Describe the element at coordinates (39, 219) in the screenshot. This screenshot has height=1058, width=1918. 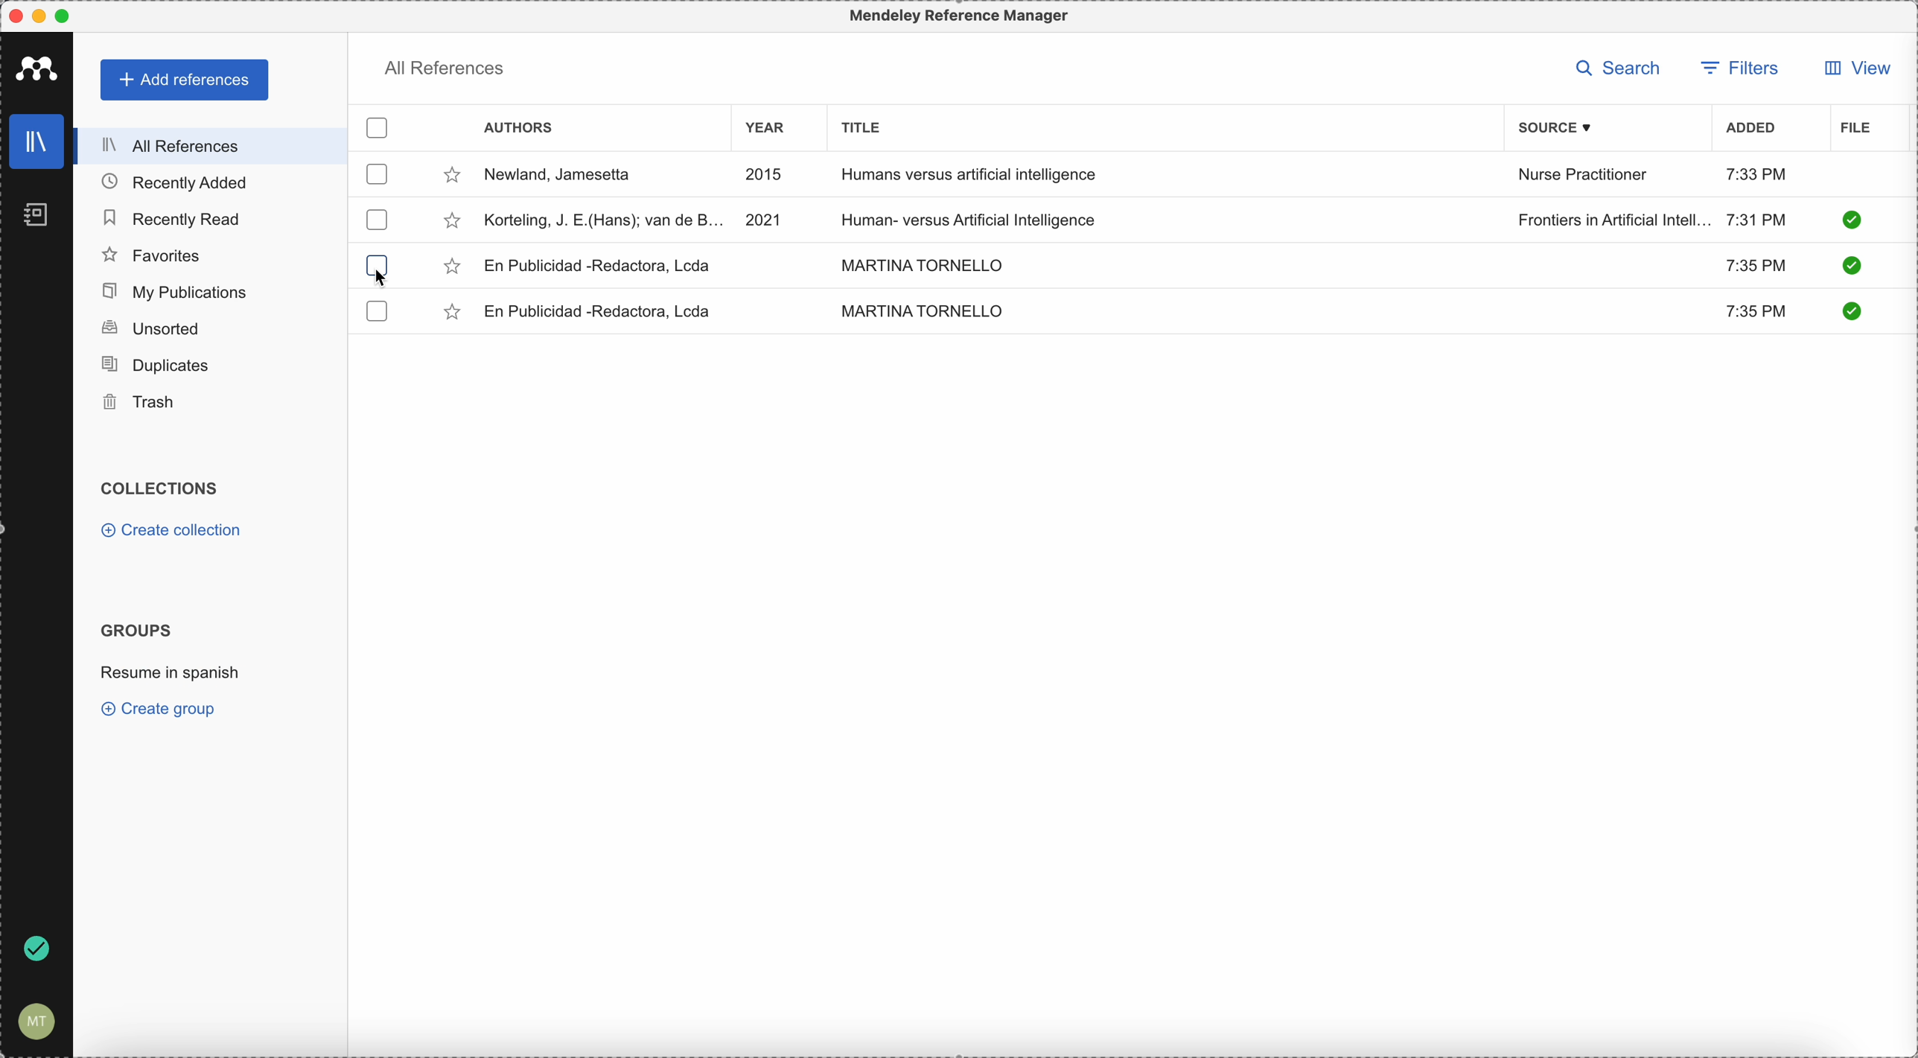
I see `notebooks` at that location.